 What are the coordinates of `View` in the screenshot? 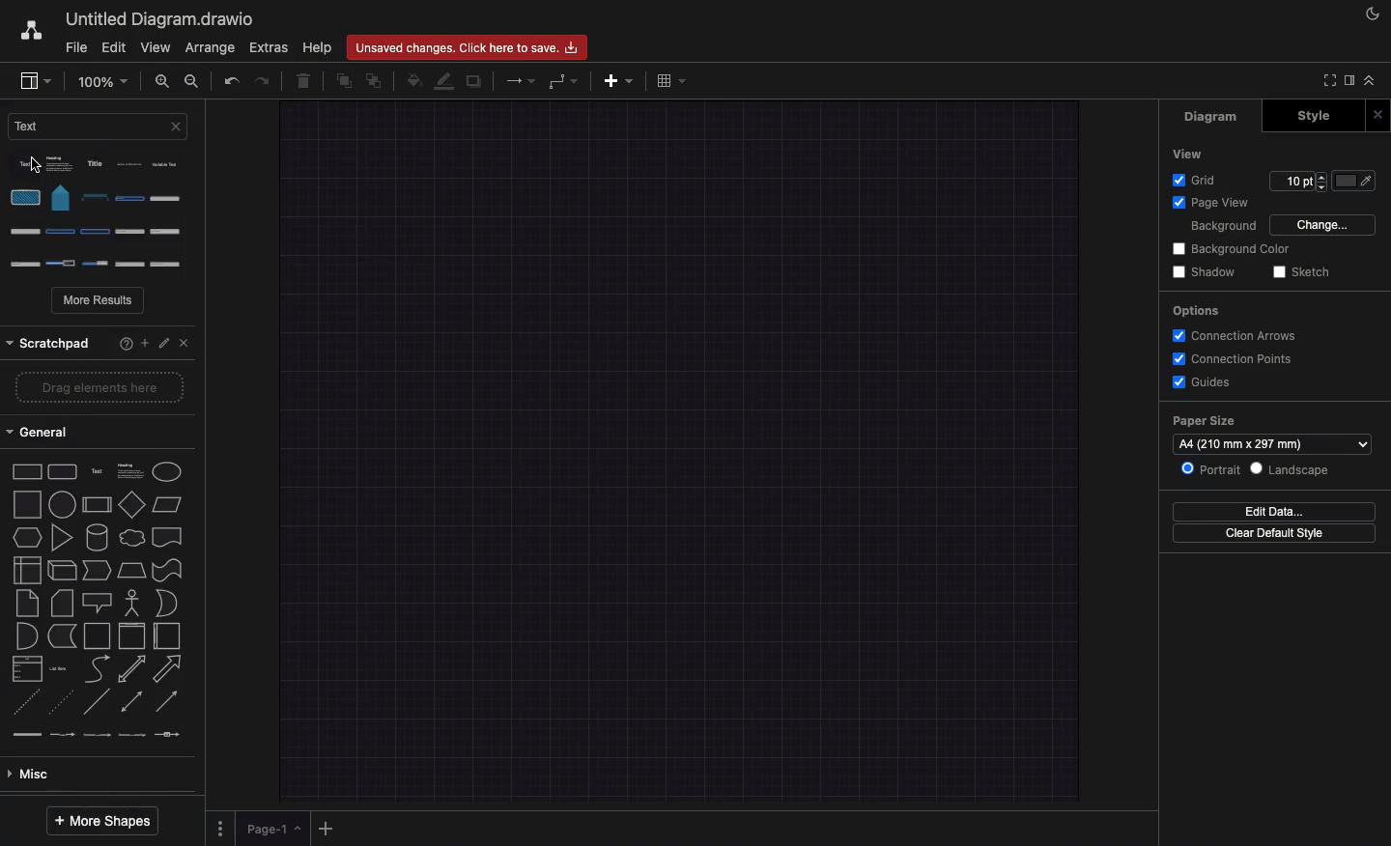 It's located at (1193, 153).